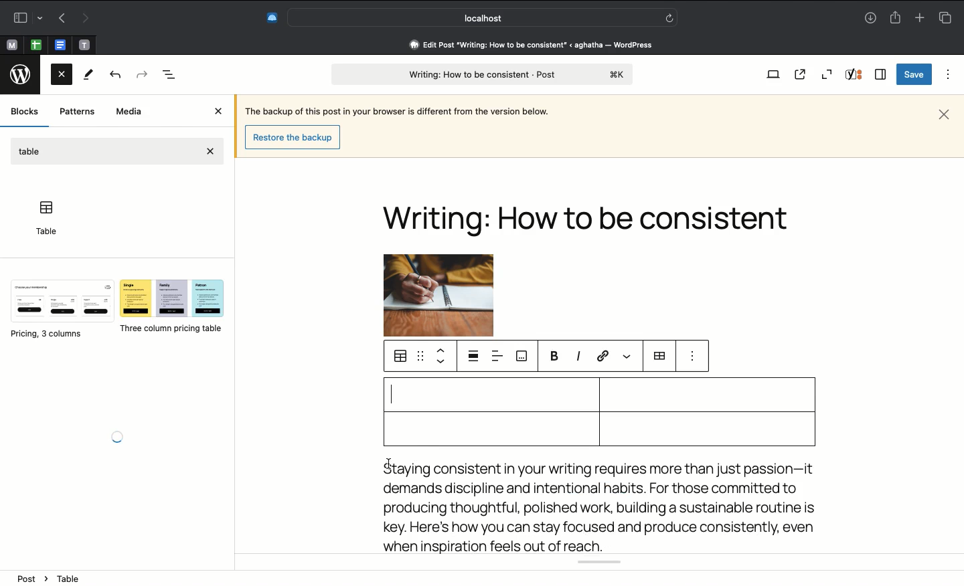 The width and height of the screenshot is (964, 586). Describe the element at coordinates (212, 150) in the screenshot. I see `close` at that location.